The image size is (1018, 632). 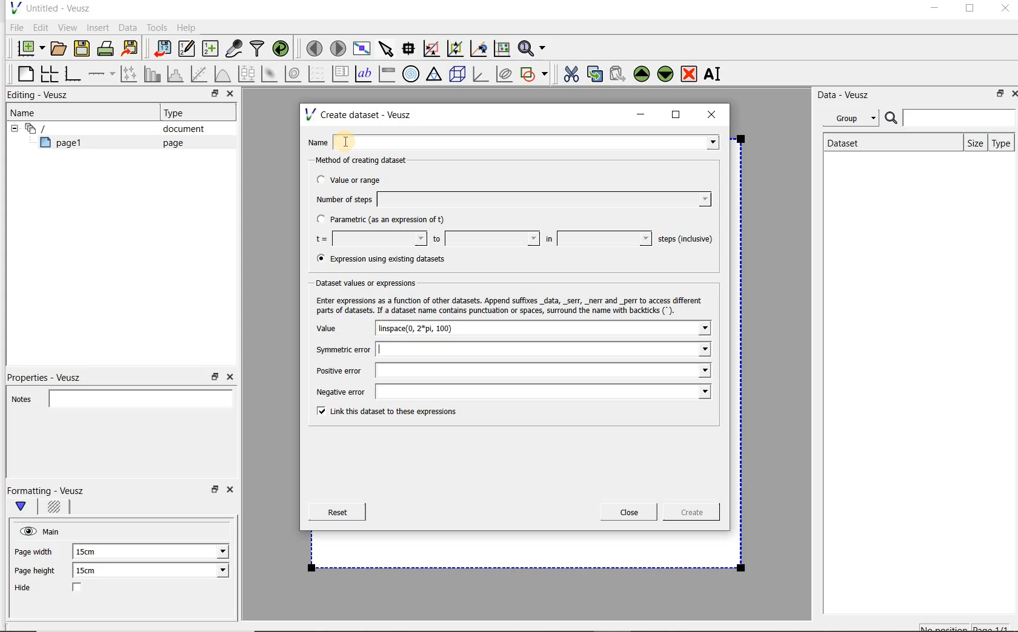 What do you see at coordinates (688, 514) in the screenshot?
I see `Create` at bounding box center [688, 514].